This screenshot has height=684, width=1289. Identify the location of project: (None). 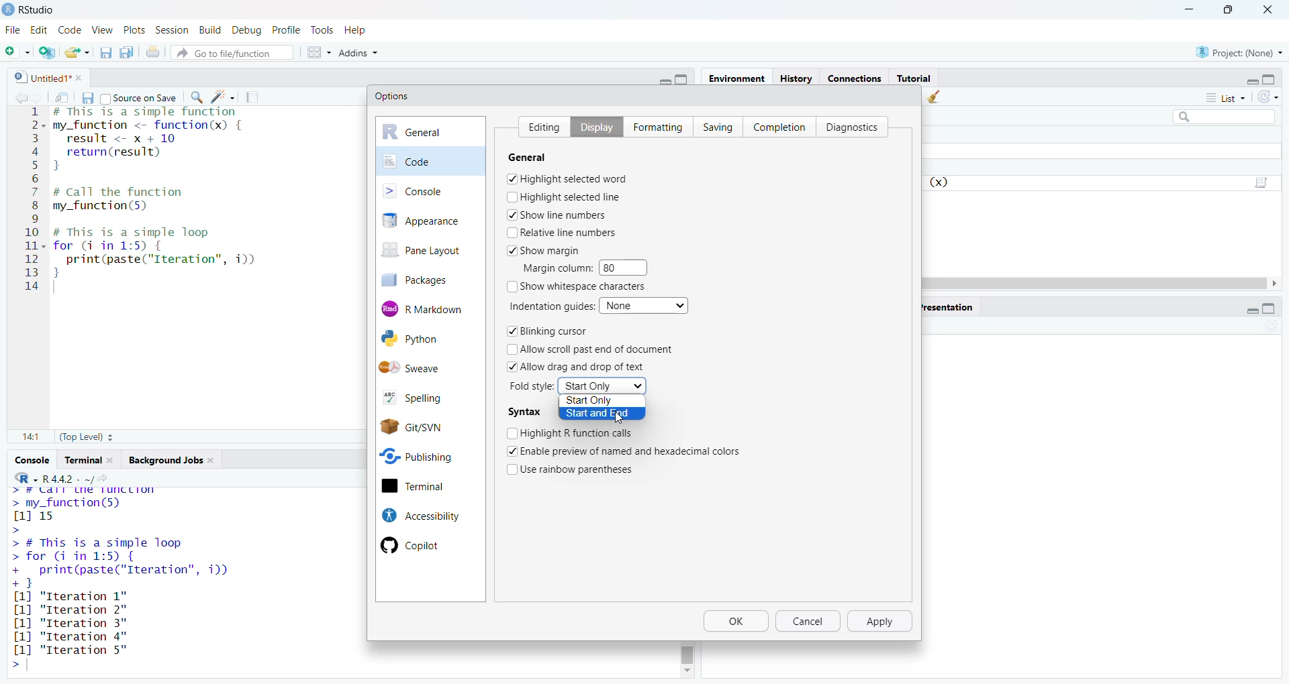
(1240, 53).